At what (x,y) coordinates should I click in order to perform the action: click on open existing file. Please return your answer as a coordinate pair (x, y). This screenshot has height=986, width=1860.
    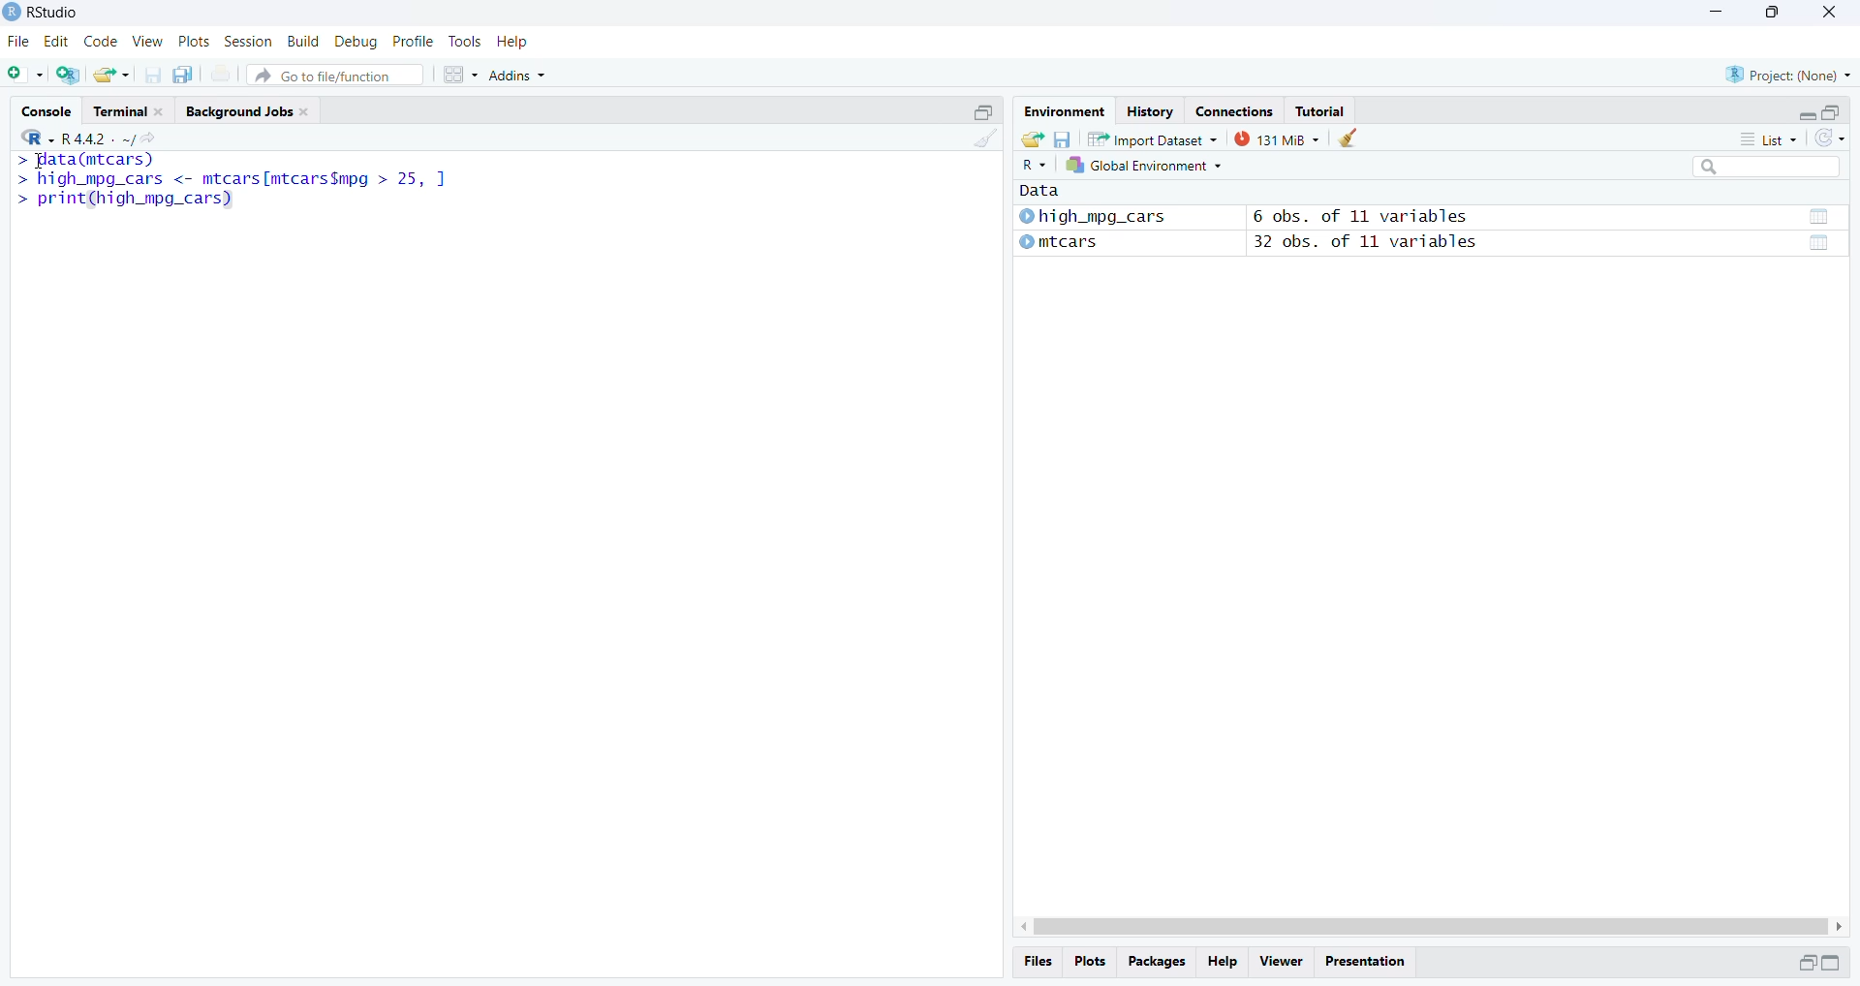
    Looking at the image, I should click on (112, 75).